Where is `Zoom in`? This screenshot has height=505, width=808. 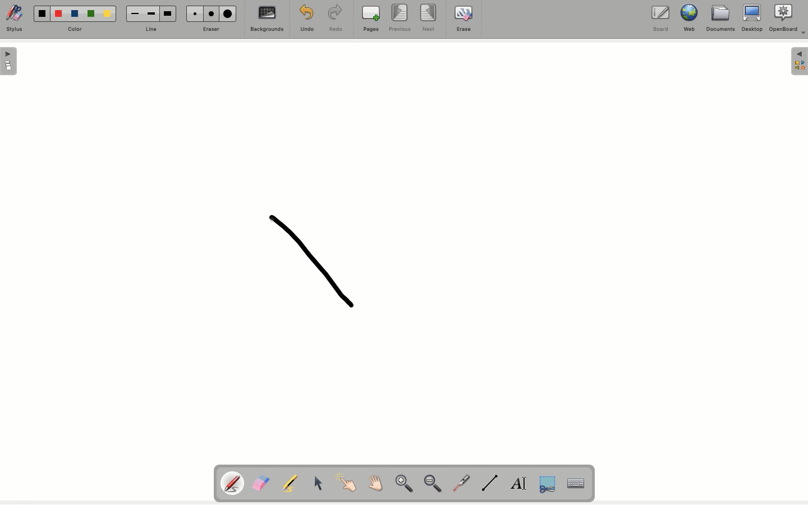
Zoom in is located at coordinates (403, 484).